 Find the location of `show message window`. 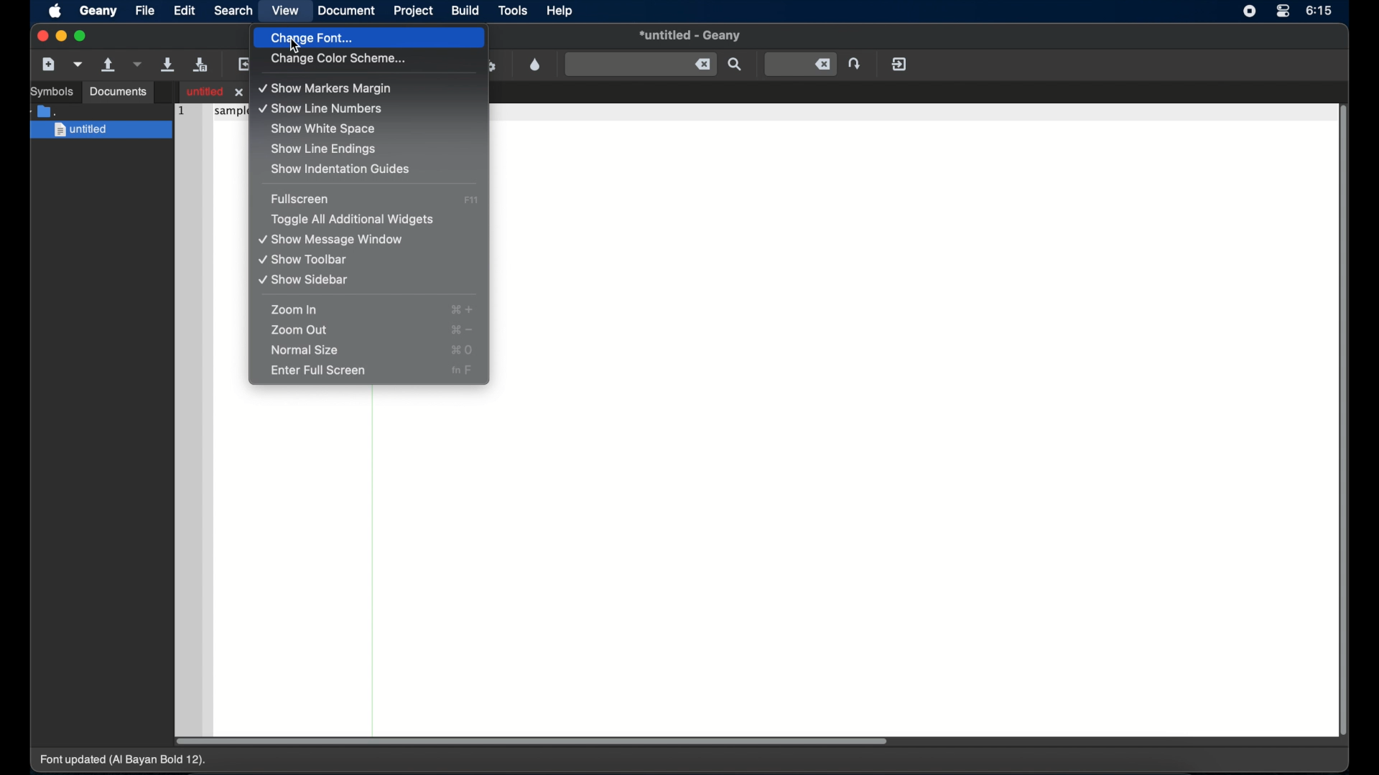

show message window is located at coordinates (332, 240).